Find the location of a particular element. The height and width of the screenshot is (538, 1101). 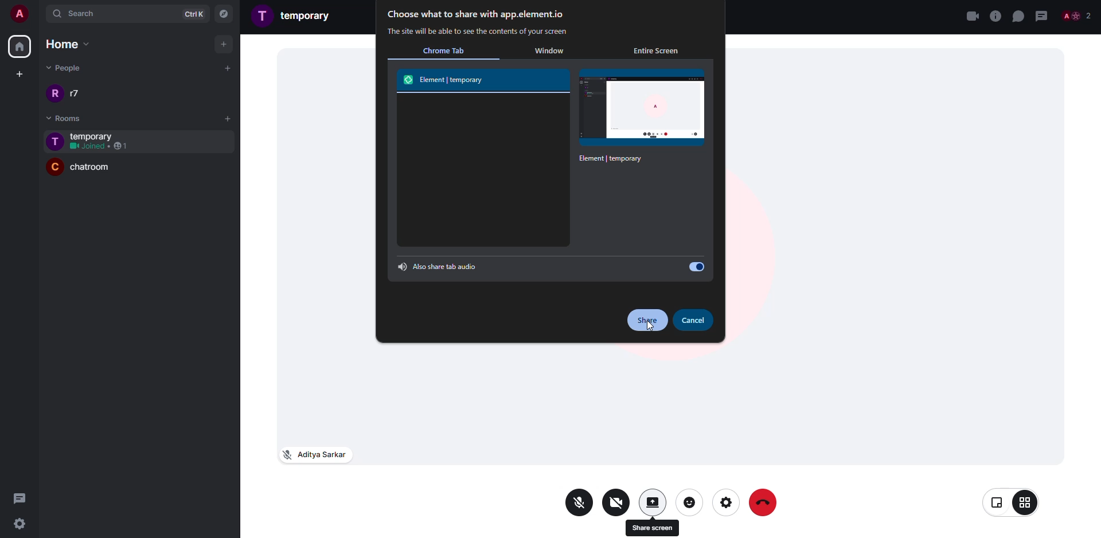

voice call is located at coordinates (995, 16).